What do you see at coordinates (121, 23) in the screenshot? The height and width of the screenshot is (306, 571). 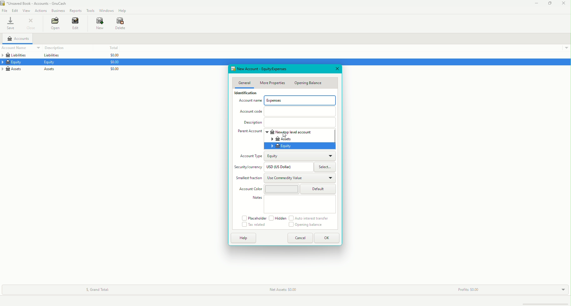 I see `Delete` at bounding box center [121, 23].